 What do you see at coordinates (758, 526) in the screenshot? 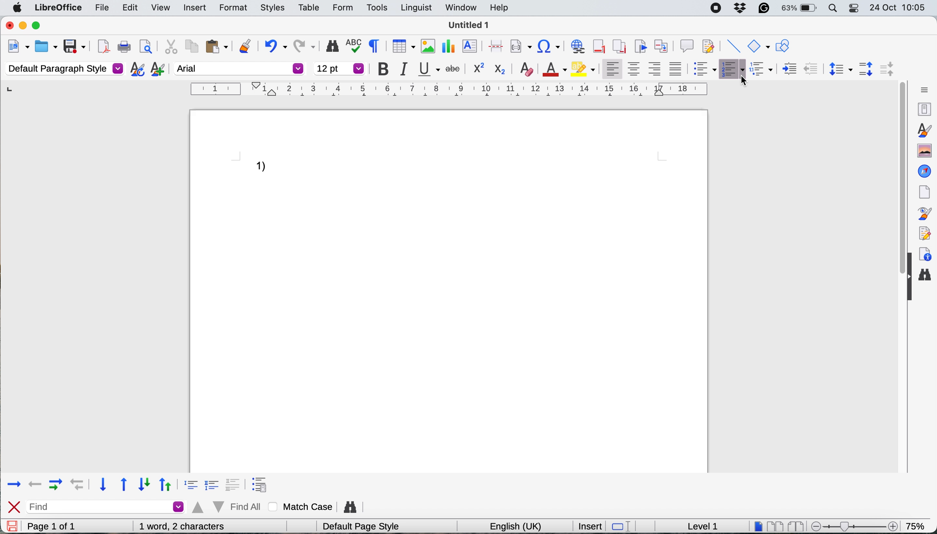
I see `single page view` at bounding box center [758, 526].